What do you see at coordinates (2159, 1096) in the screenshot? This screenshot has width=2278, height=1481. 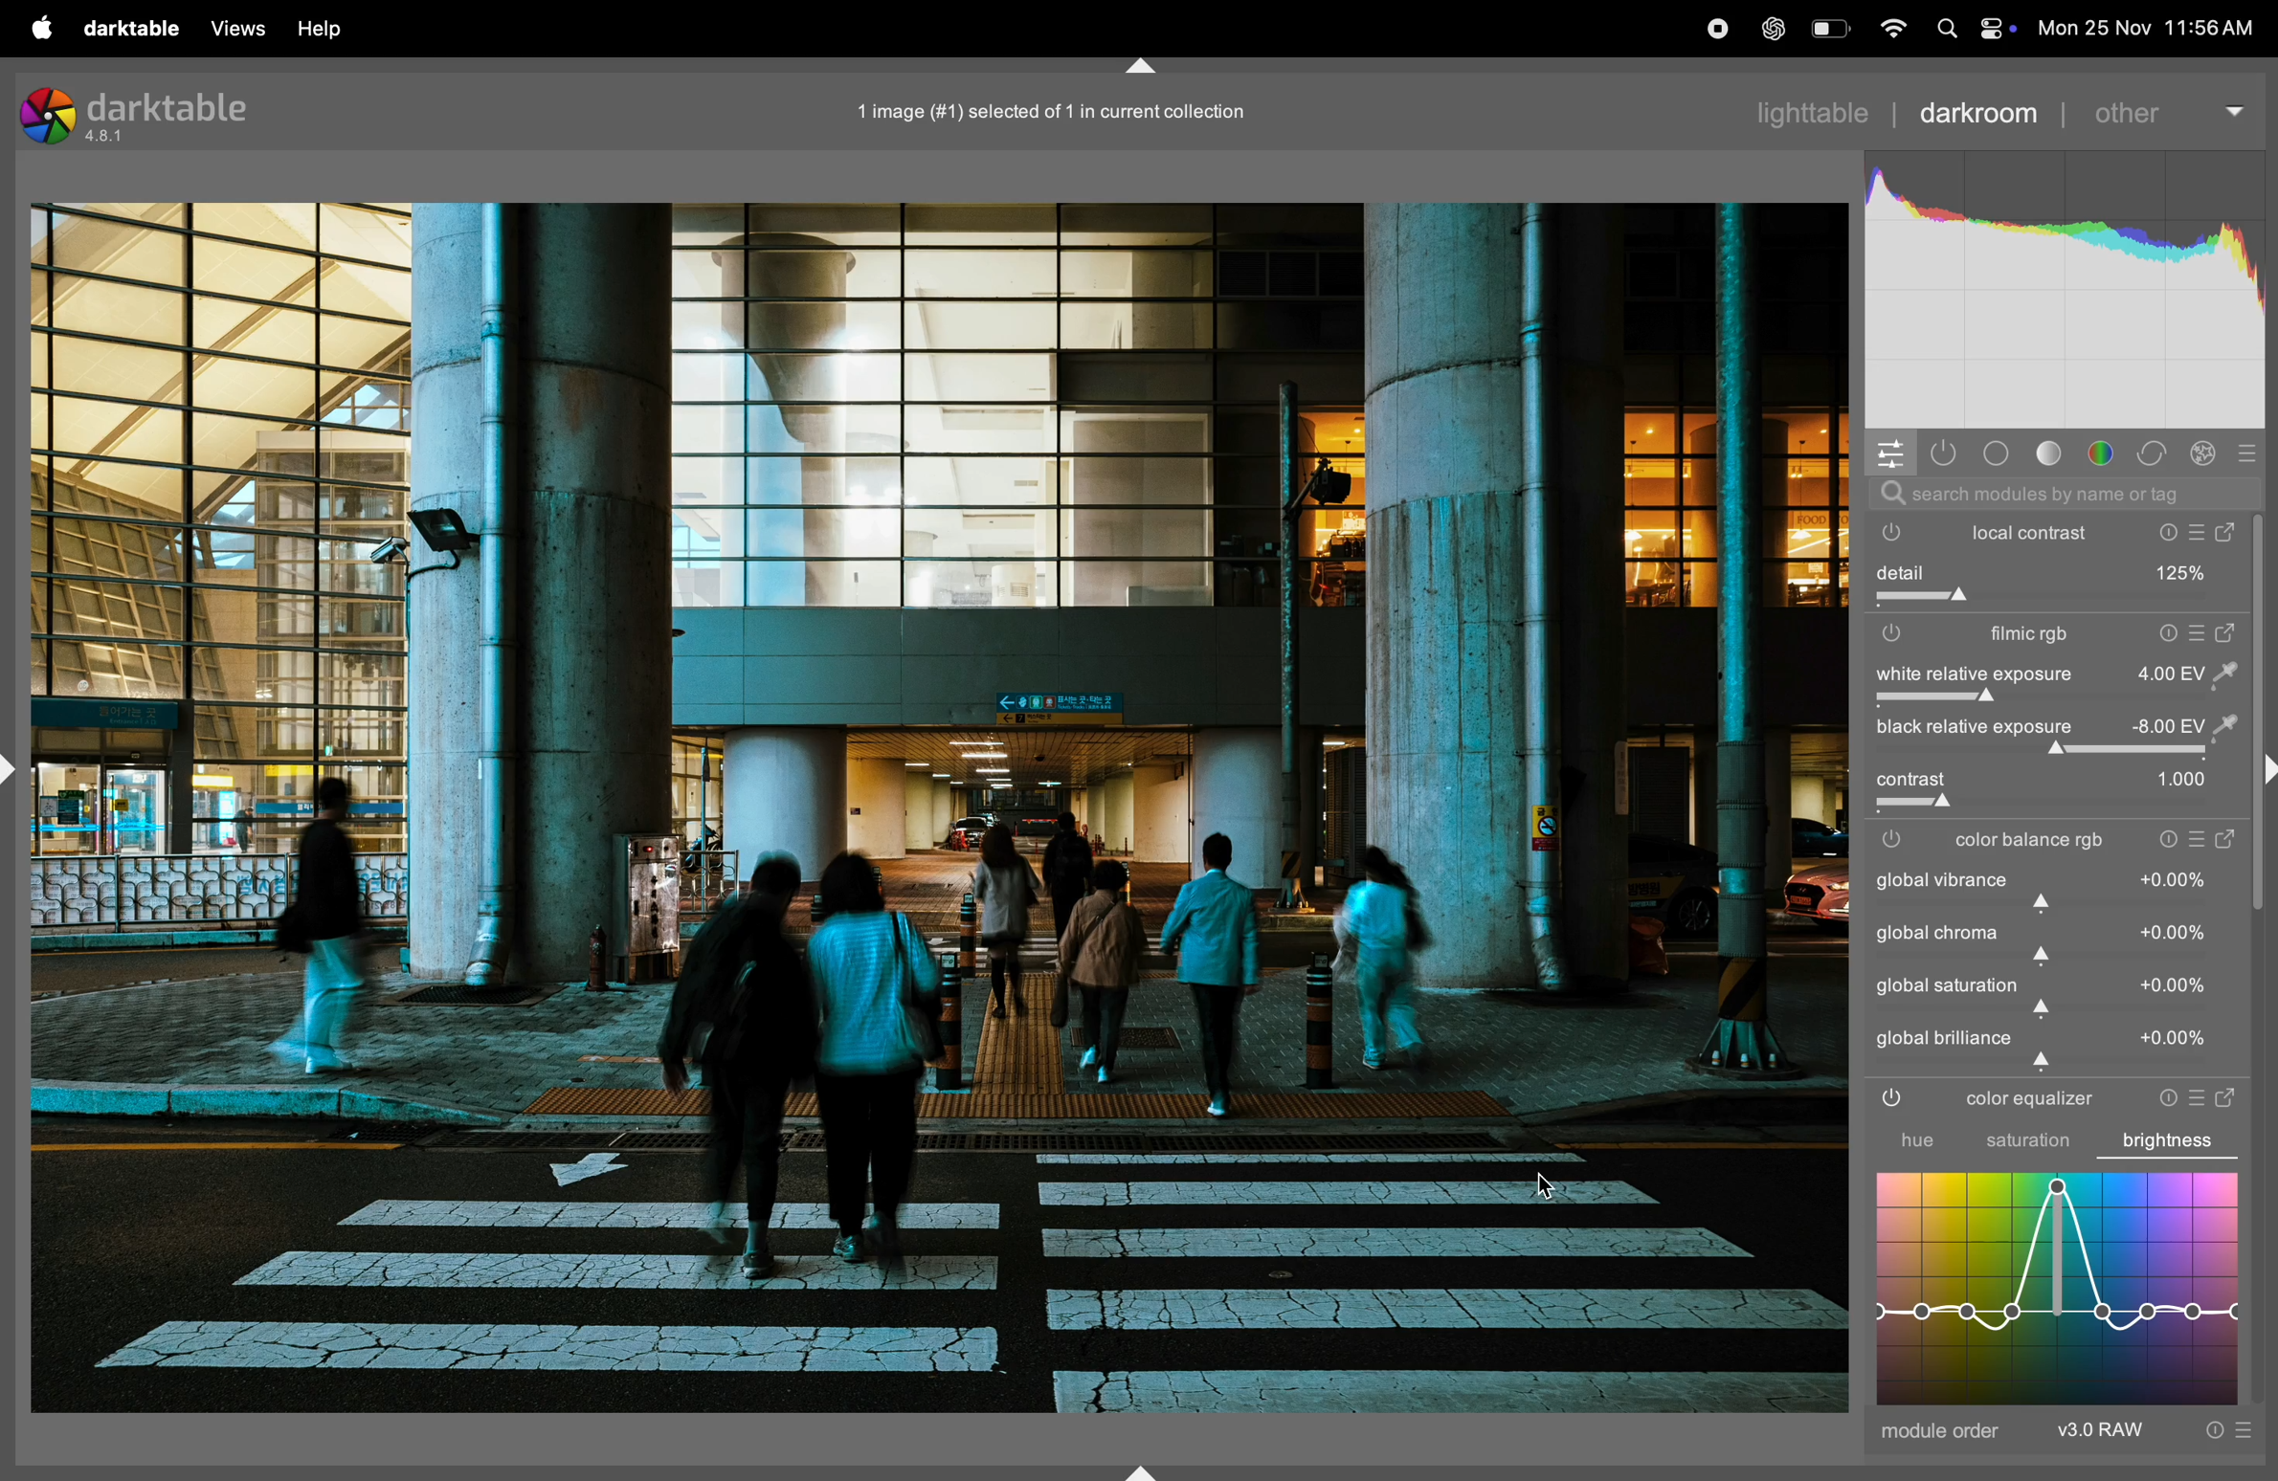 I see `reset parameters` at bounding box center [2159, 1096].